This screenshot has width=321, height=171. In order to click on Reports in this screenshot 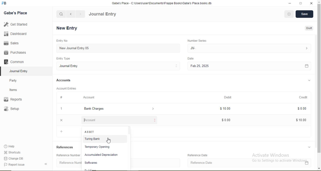, I will do `click(15, 99)`.